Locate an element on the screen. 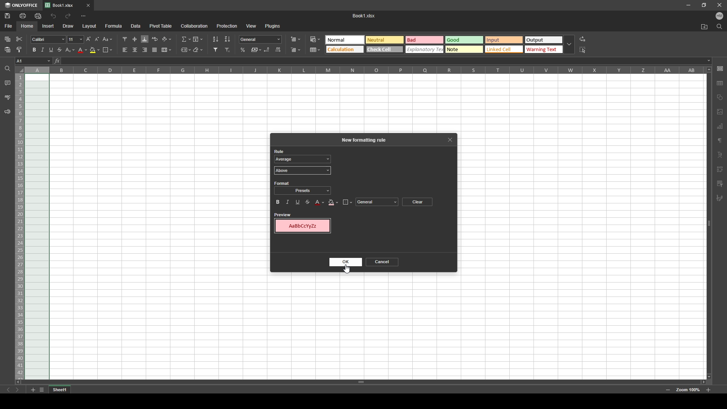  paste is located at coordinates (8, 50).